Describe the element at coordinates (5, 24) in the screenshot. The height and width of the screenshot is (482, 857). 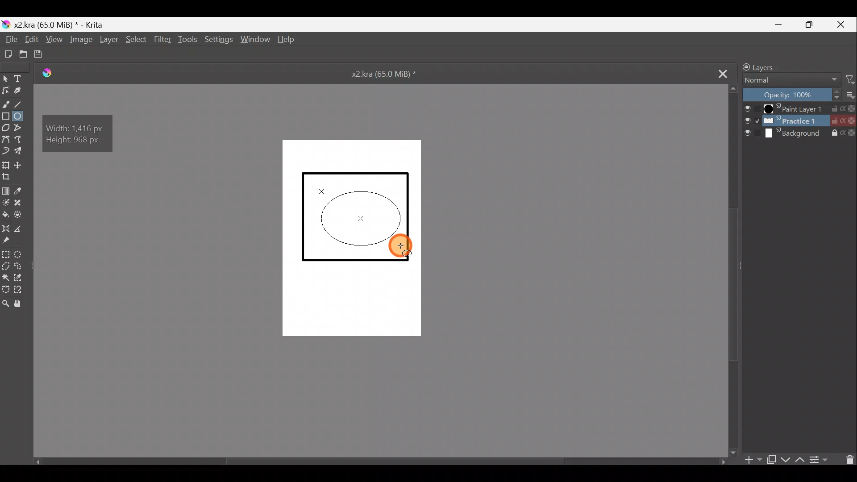
I see `Krita logo` at that location.